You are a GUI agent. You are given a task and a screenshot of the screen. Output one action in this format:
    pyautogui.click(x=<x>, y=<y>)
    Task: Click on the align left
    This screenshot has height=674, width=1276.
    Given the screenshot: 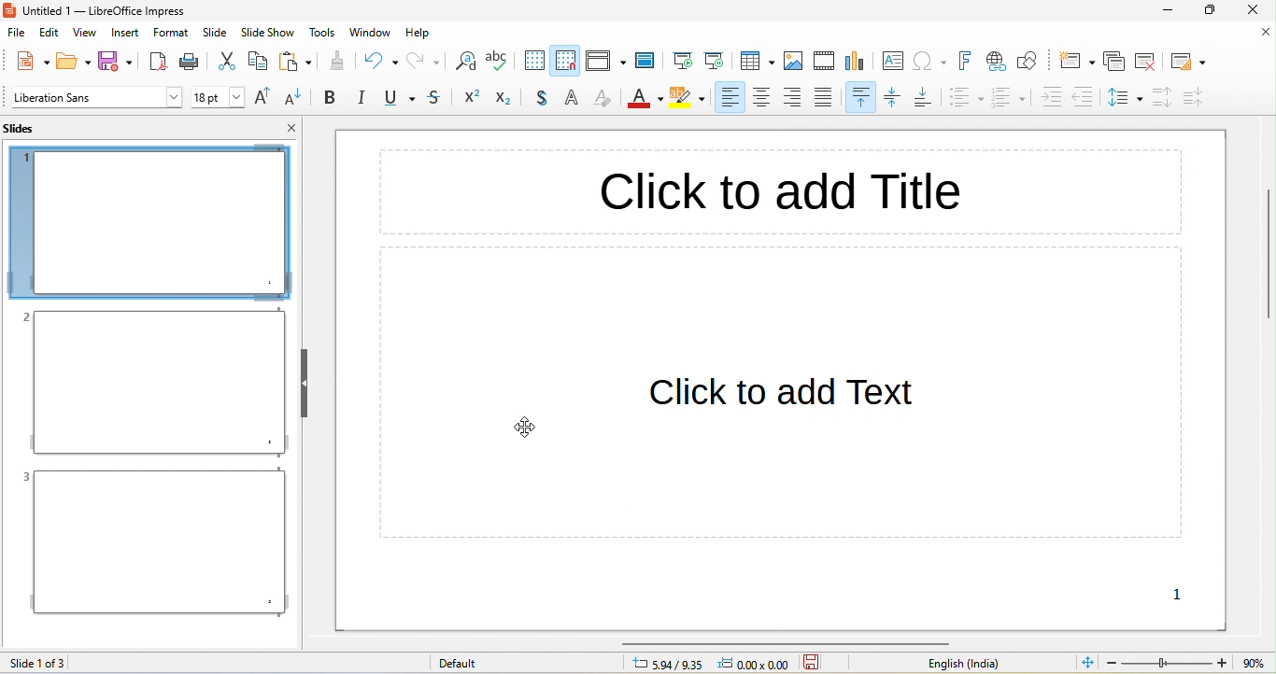 What is the action you would take?
    pyautogui.click(x=728, y=98)
    